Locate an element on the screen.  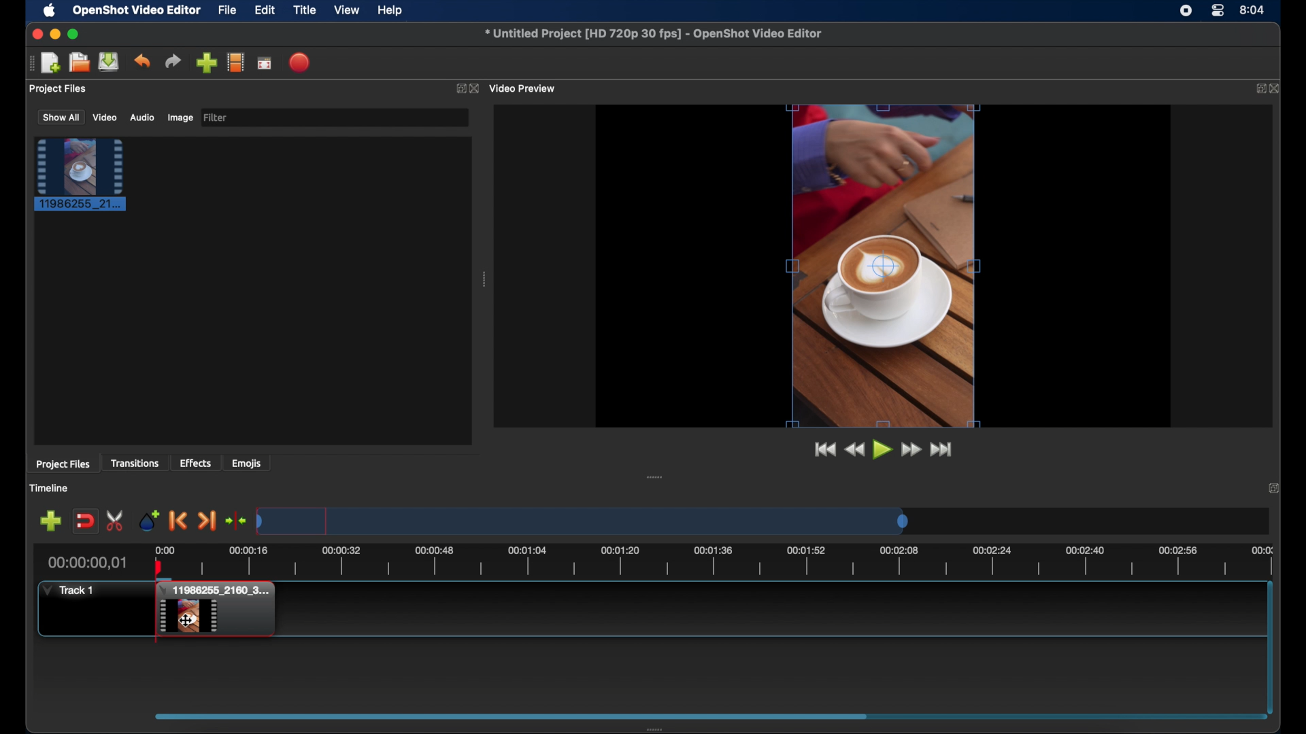
cursor is located at coordinates (187, 620).